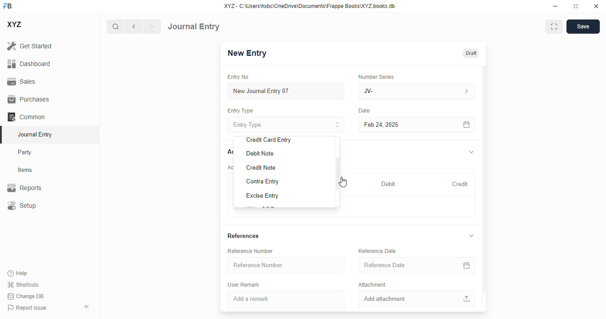 Image resolution: width=606 pixels, height=319 pixels. Describe the element at coordinates (472, 236) in the screenshot. I see `toggle expand/collapse` at that location.